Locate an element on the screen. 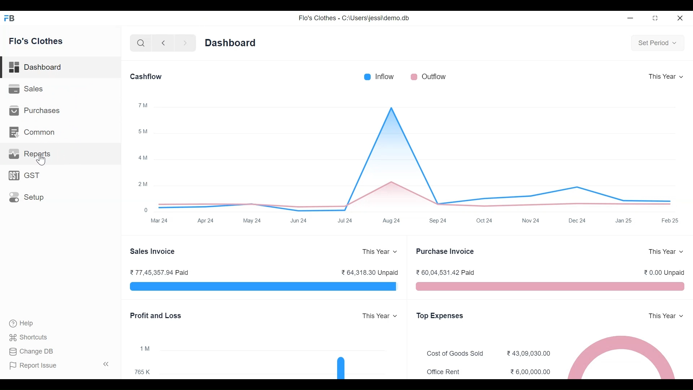 The width and height of the screenshot is (693, 390). Expand is located at coordinates (683, 315).